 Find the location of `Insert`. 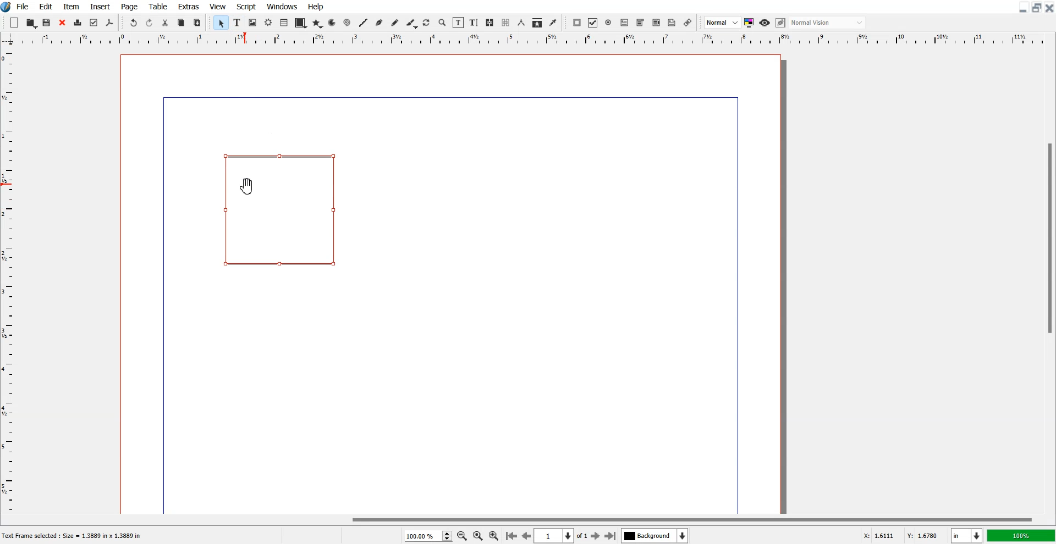

Insert is located at coordinates (100, 7).